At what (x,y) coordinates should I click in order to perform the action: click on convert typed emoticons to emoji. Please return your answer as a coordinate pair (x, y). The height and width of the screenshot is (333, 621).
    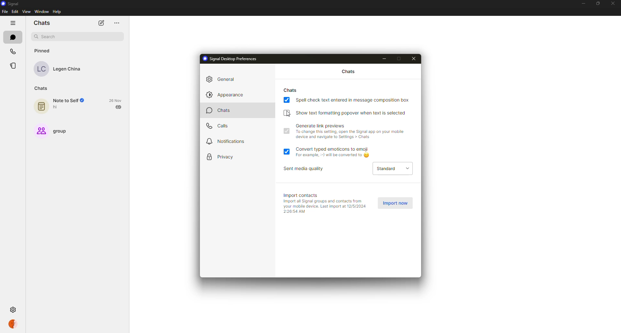
    Looking at the image, I should click on (336, 152).